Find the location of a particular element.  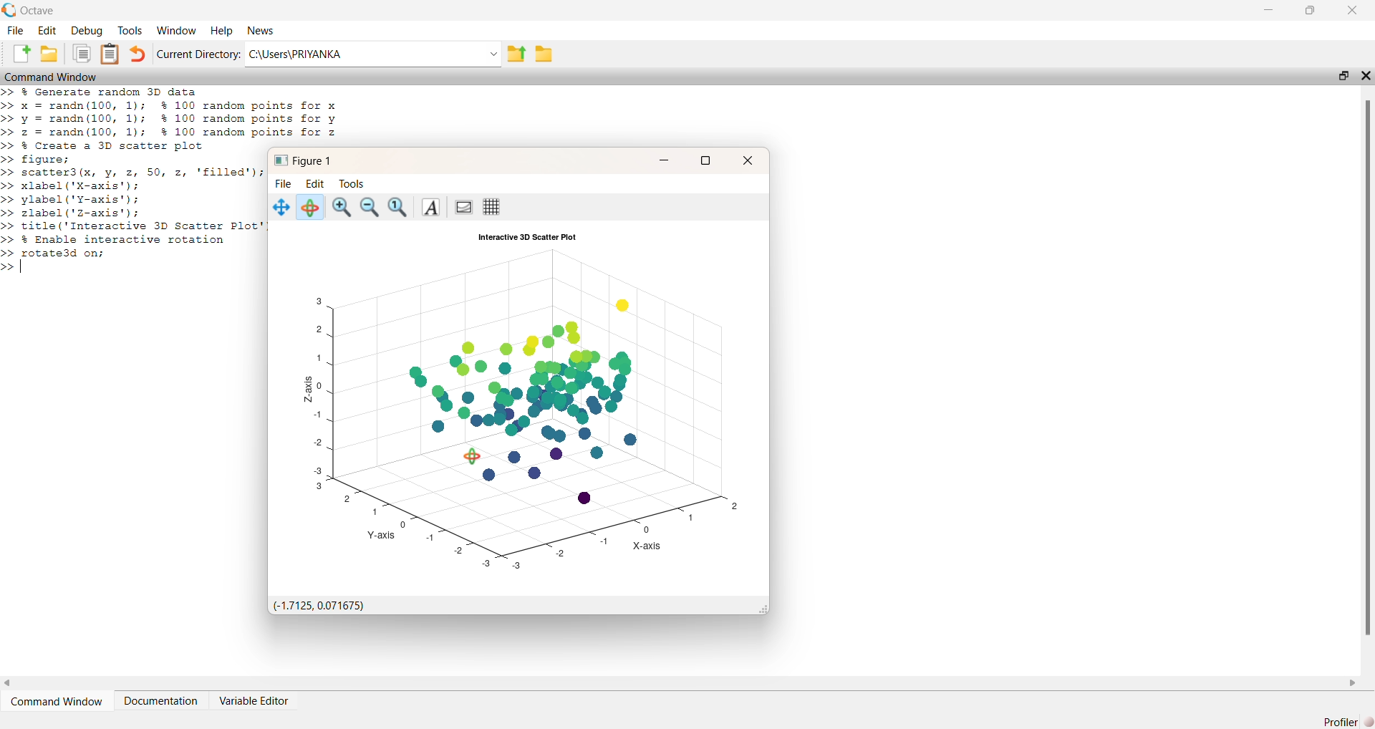

Variable Editor is located at coordinates (255, 700).